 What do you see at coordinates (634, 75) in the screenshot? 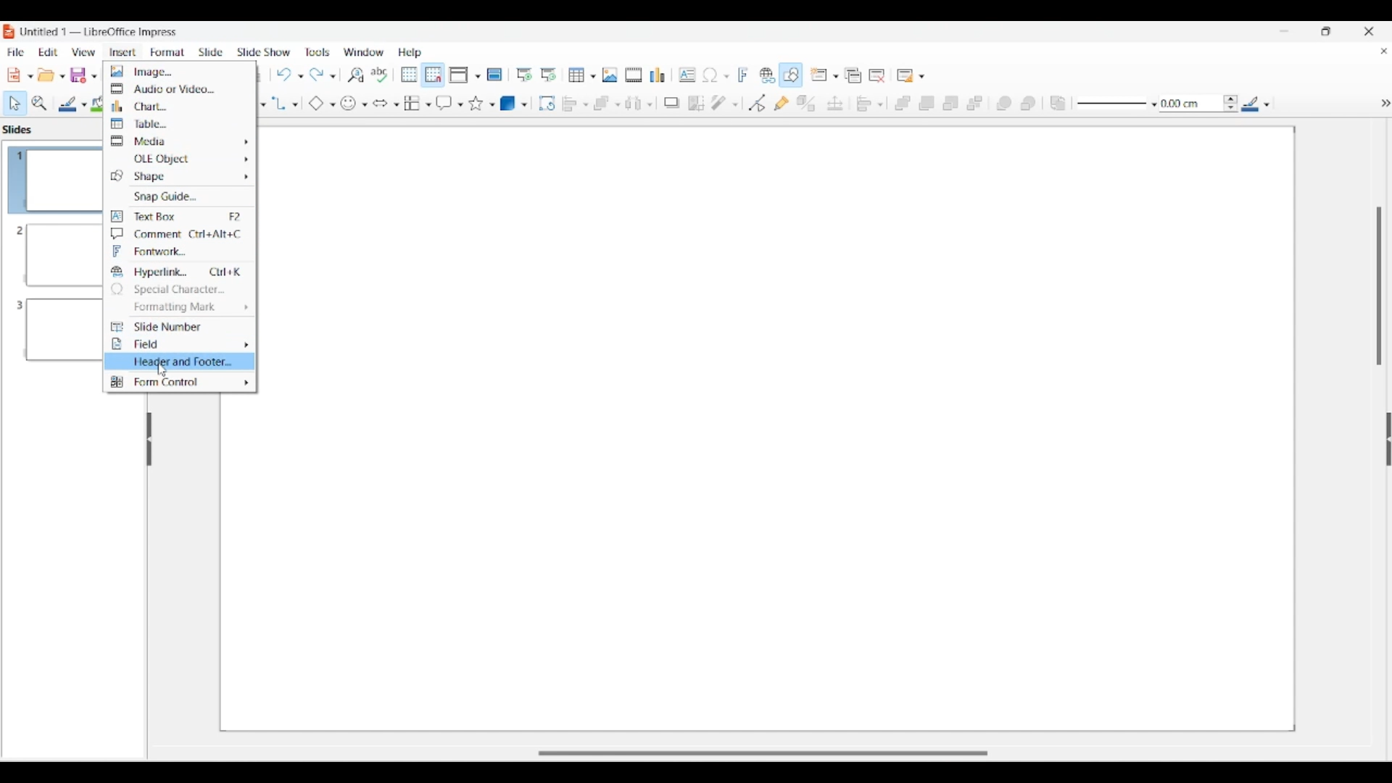
I see `Insert audio/video` at bounding box center [634, 75].